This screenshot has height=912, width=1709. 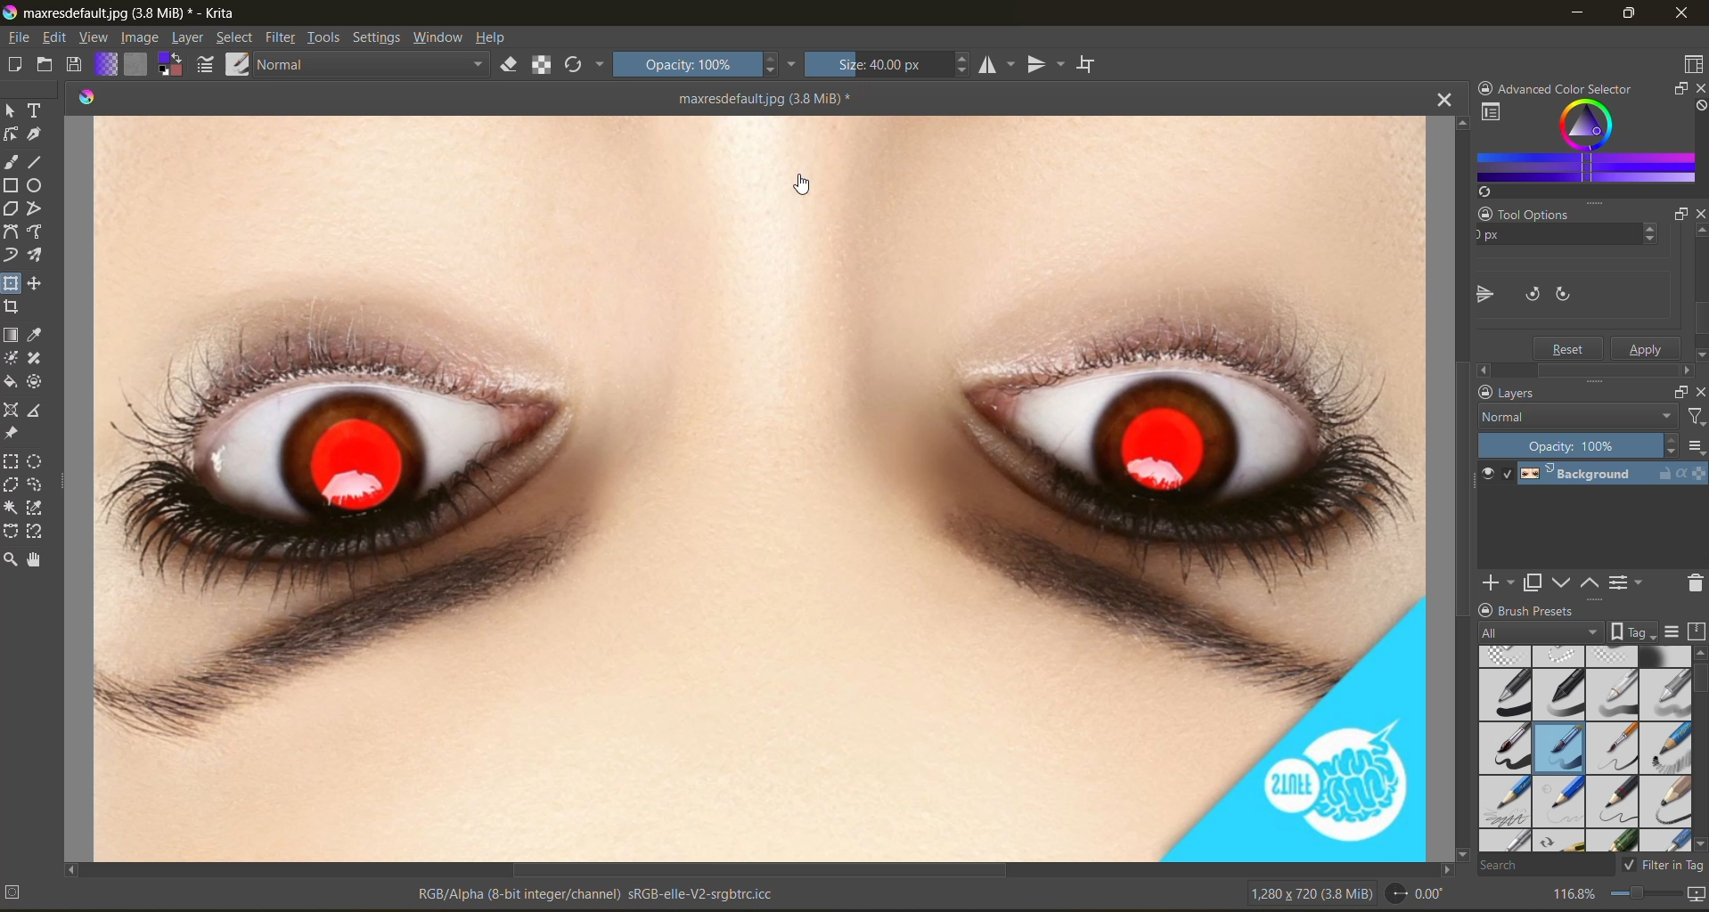 I want to click on y axis, so click(x=1549, y=238).